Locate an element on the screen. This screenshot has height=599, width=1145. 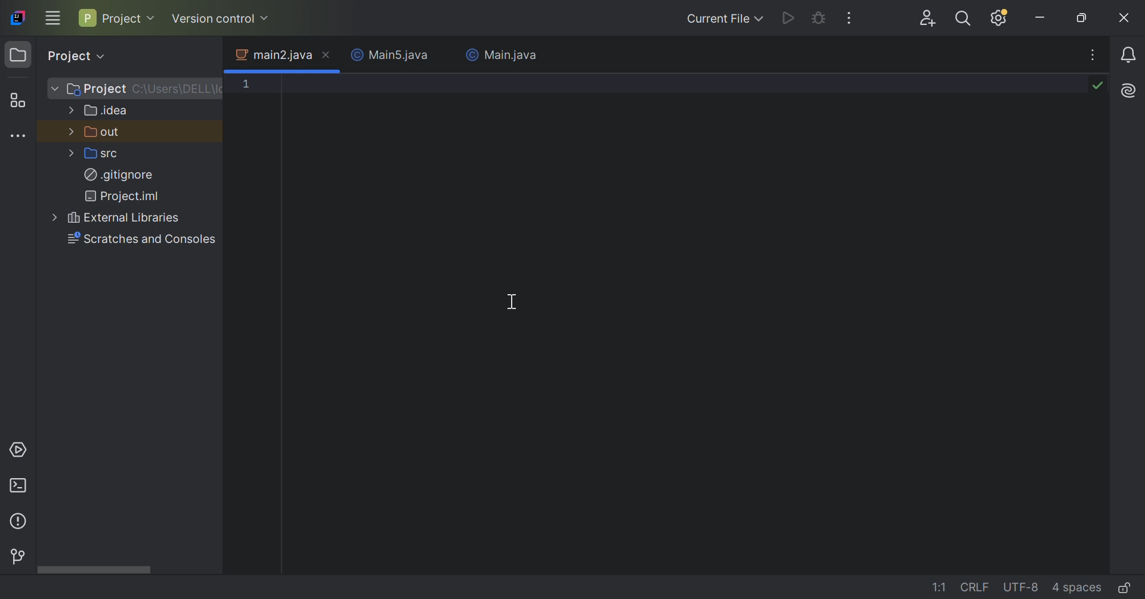
4 spaces is located at coordinates (1079, 587).